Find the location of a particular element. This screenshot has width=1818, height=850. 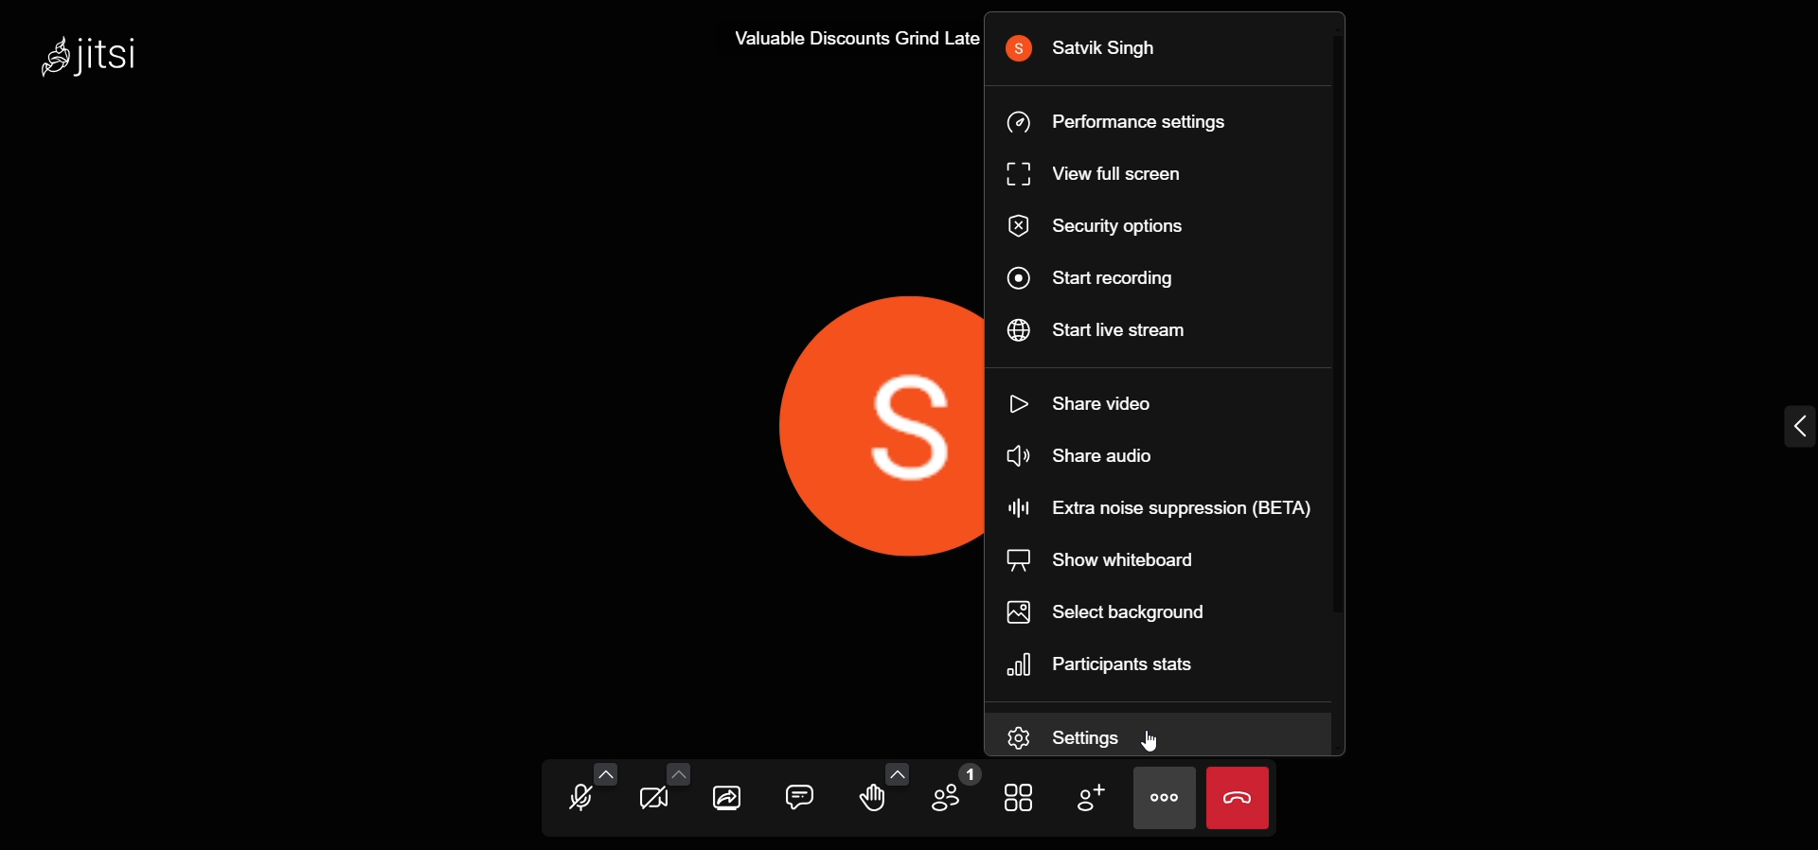

more is located at coordinates (1167, 798).